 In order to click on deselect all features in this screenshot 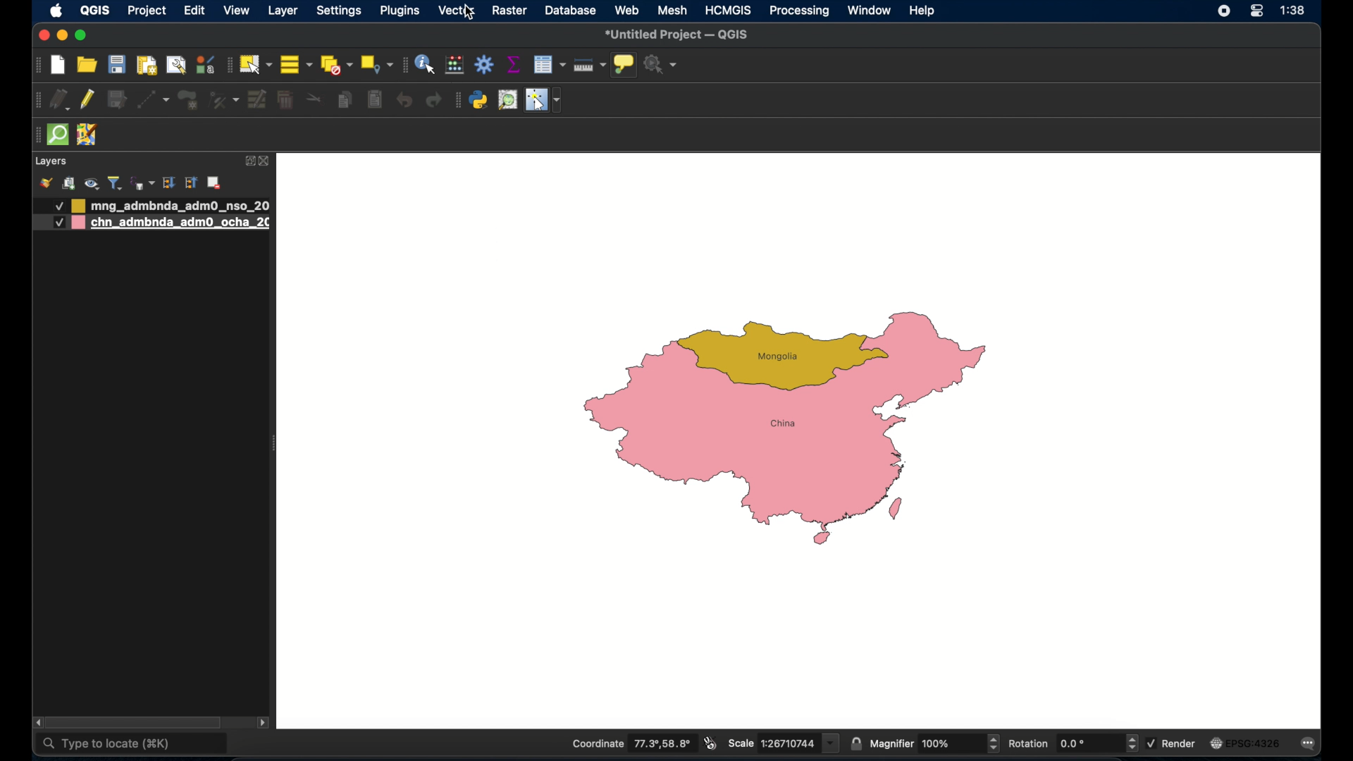, I will do `click(335, 65)`.